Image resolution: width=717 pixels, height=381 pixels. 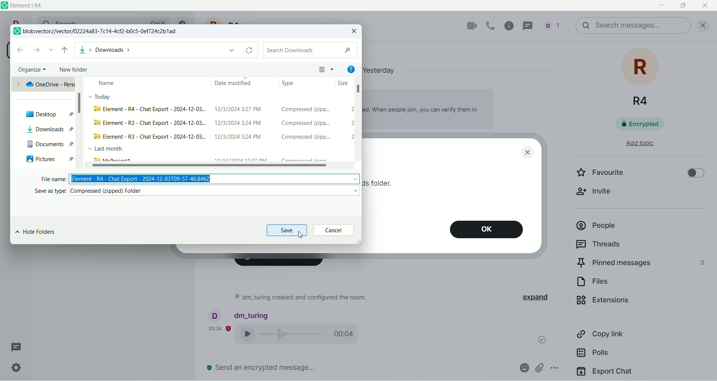 I want to click on voice call, so click(x=491, y=25).